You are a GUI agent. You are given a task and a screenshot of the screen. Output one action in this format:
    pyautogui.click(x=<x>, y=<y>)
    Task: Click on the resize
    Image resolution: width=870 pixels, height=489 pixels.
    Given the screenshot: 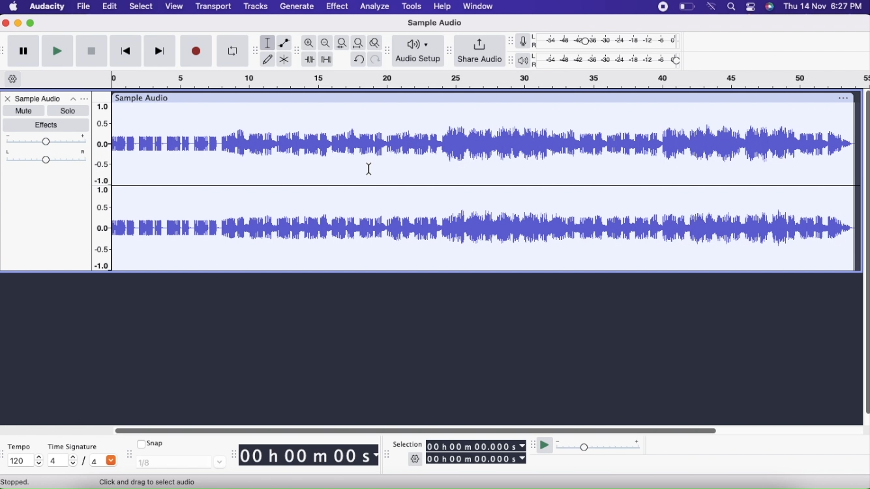 What is the action you would take?
    pyautogui.click(x=389, y=51)
    